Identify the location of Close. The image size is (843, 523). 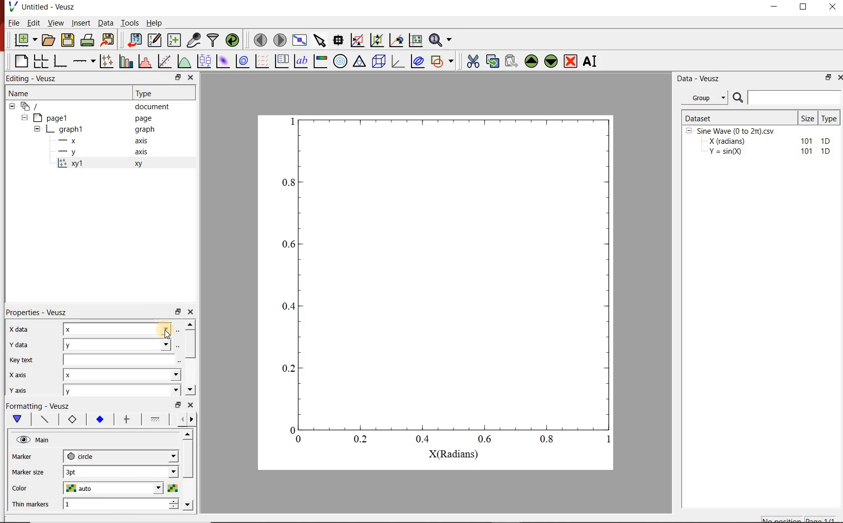
(833, 7).